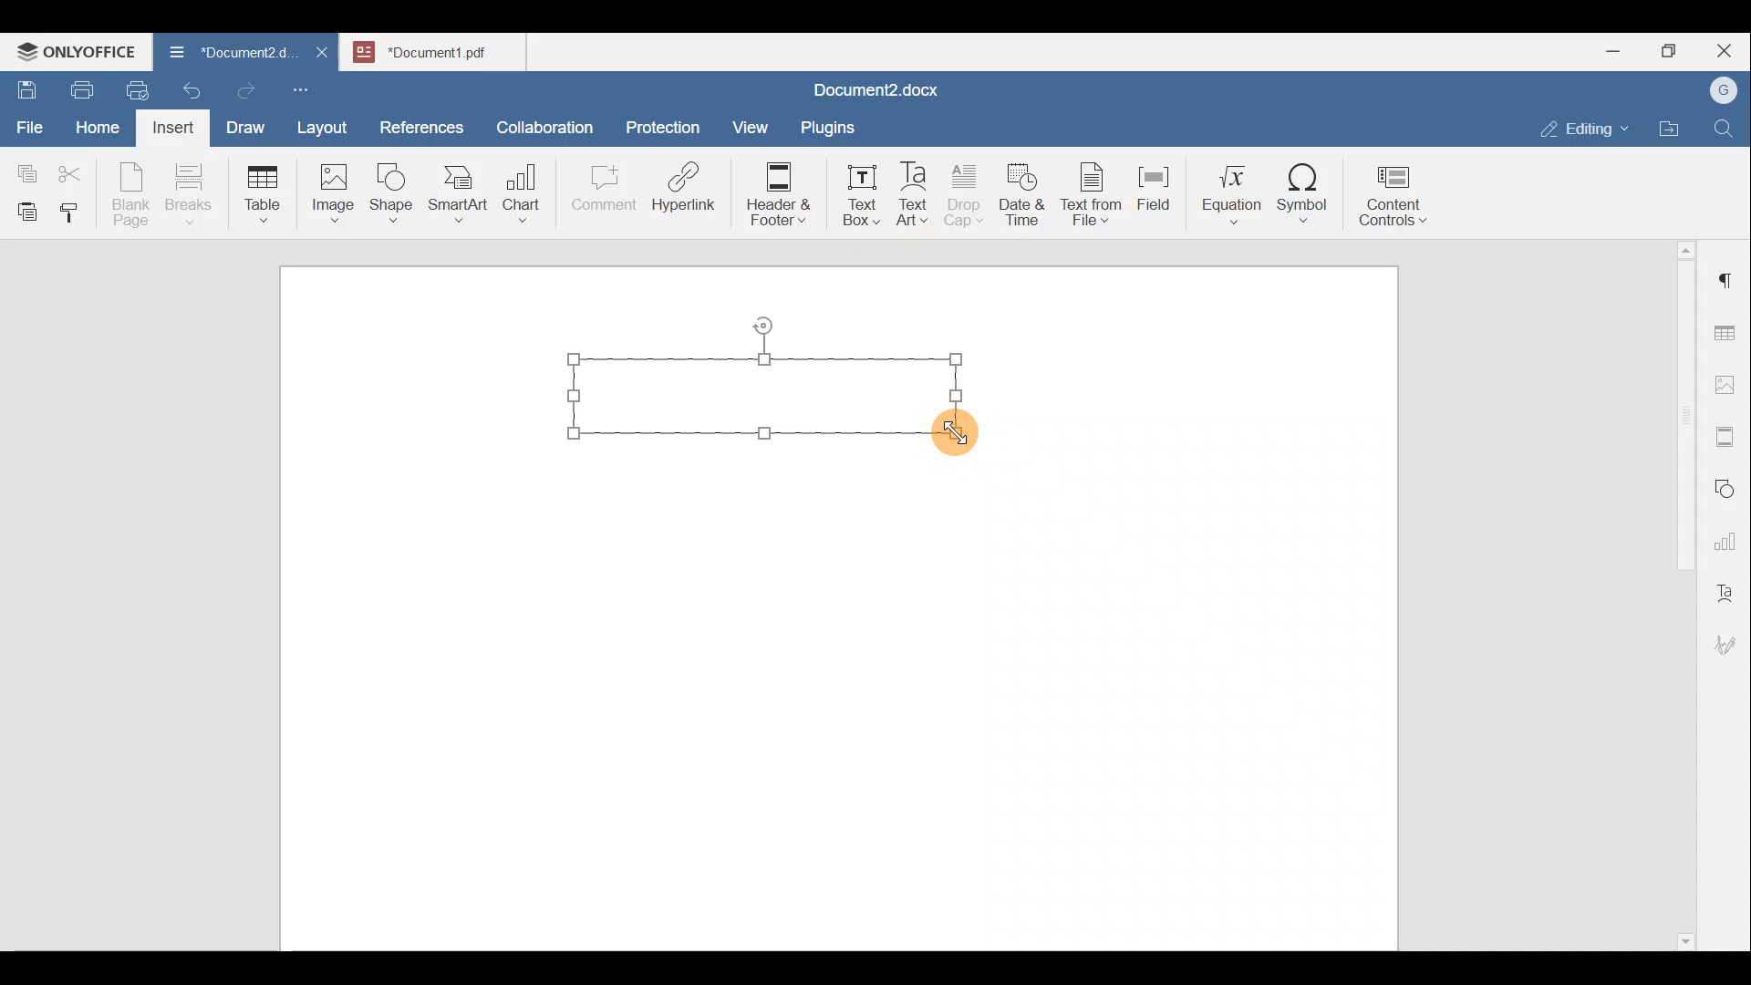 The image size is (1751, 985). I want to click on Redo, so click(245, 91).